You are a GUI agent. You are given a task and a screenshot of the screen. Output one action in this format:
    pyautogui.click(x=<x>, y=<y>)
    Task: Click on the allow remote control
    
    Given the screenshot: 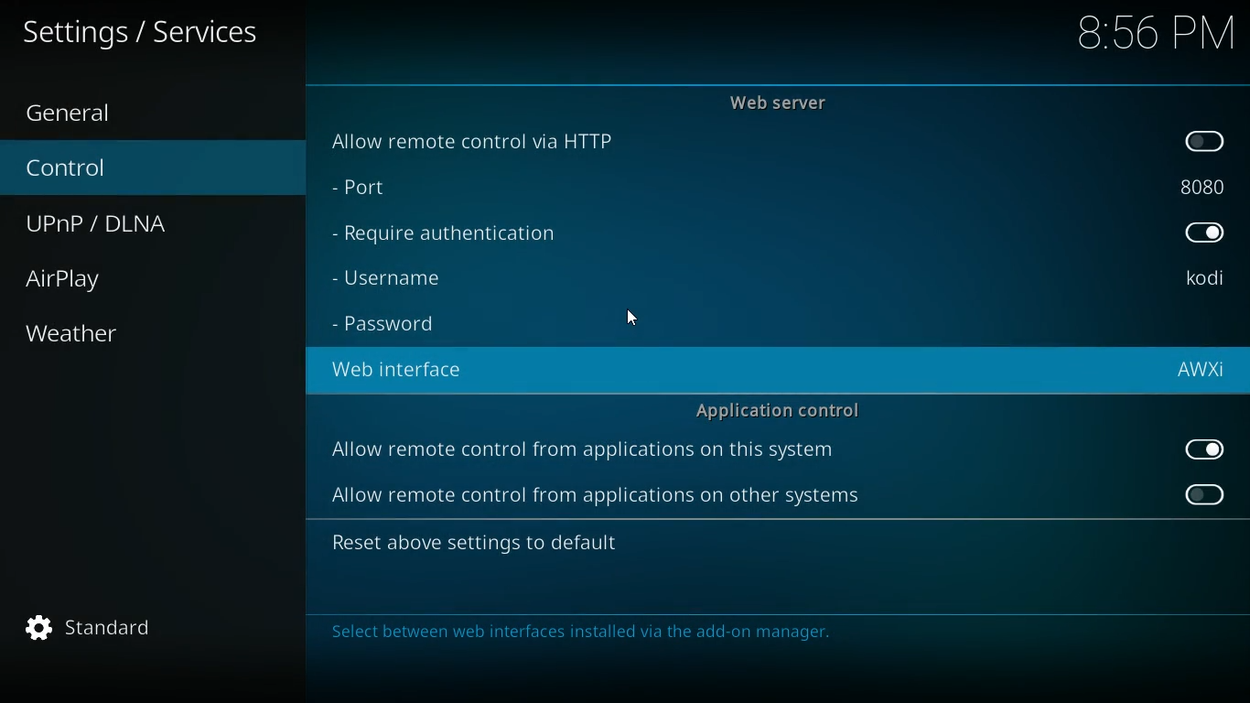 What is the action you would take?
    pyautogui.click(x=585, y=452)
    